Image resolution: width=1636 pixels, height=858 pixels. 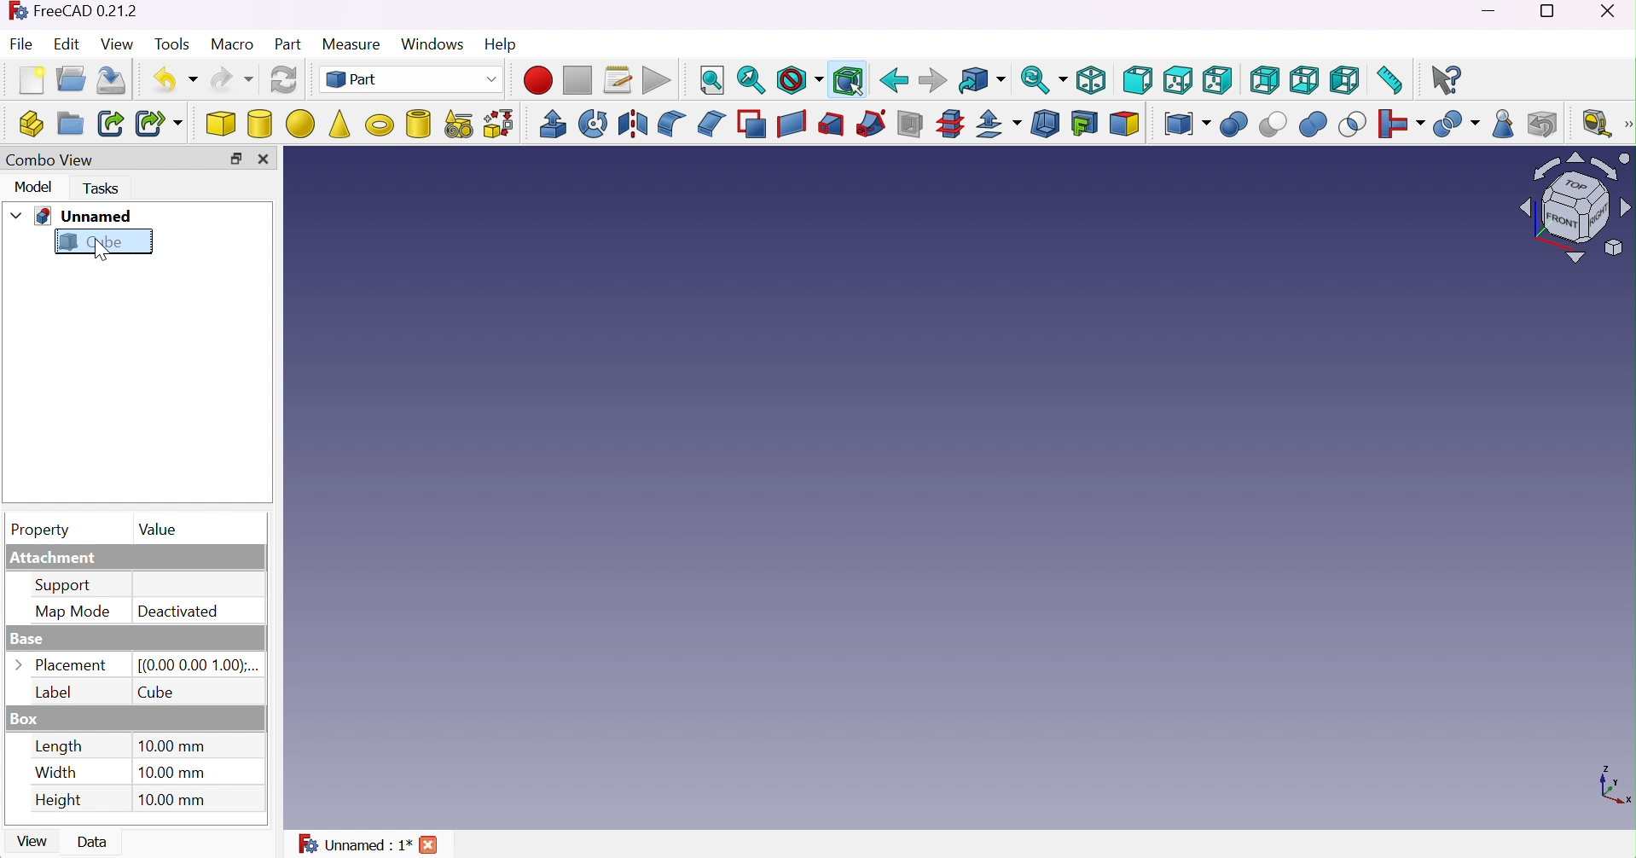 What do you see at coordinates (288, 47) in the screenshot?
I see `Part` at bounding box center [288, 47].